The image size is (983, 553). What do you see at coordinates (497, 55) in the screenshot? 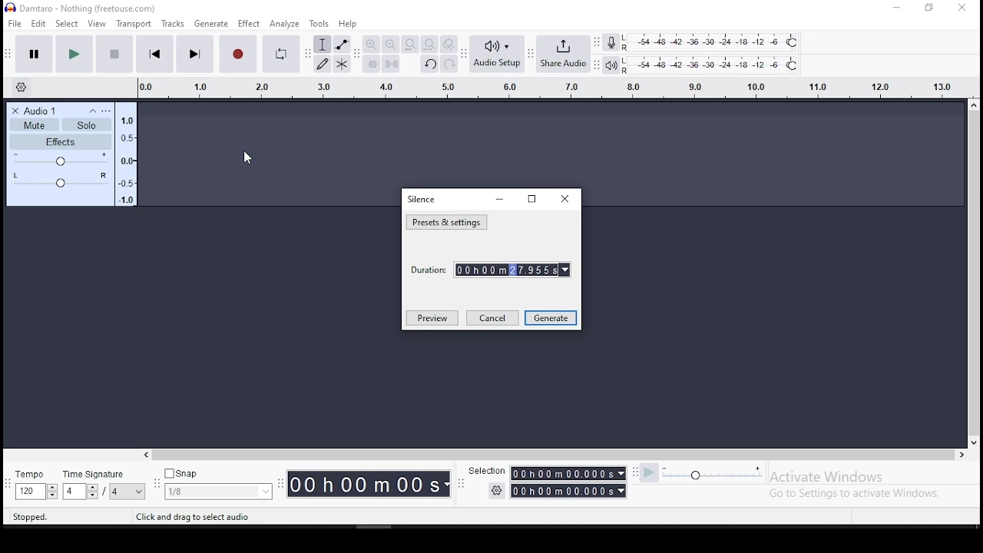
I see `audio setup` at bounding box center [497, 55].